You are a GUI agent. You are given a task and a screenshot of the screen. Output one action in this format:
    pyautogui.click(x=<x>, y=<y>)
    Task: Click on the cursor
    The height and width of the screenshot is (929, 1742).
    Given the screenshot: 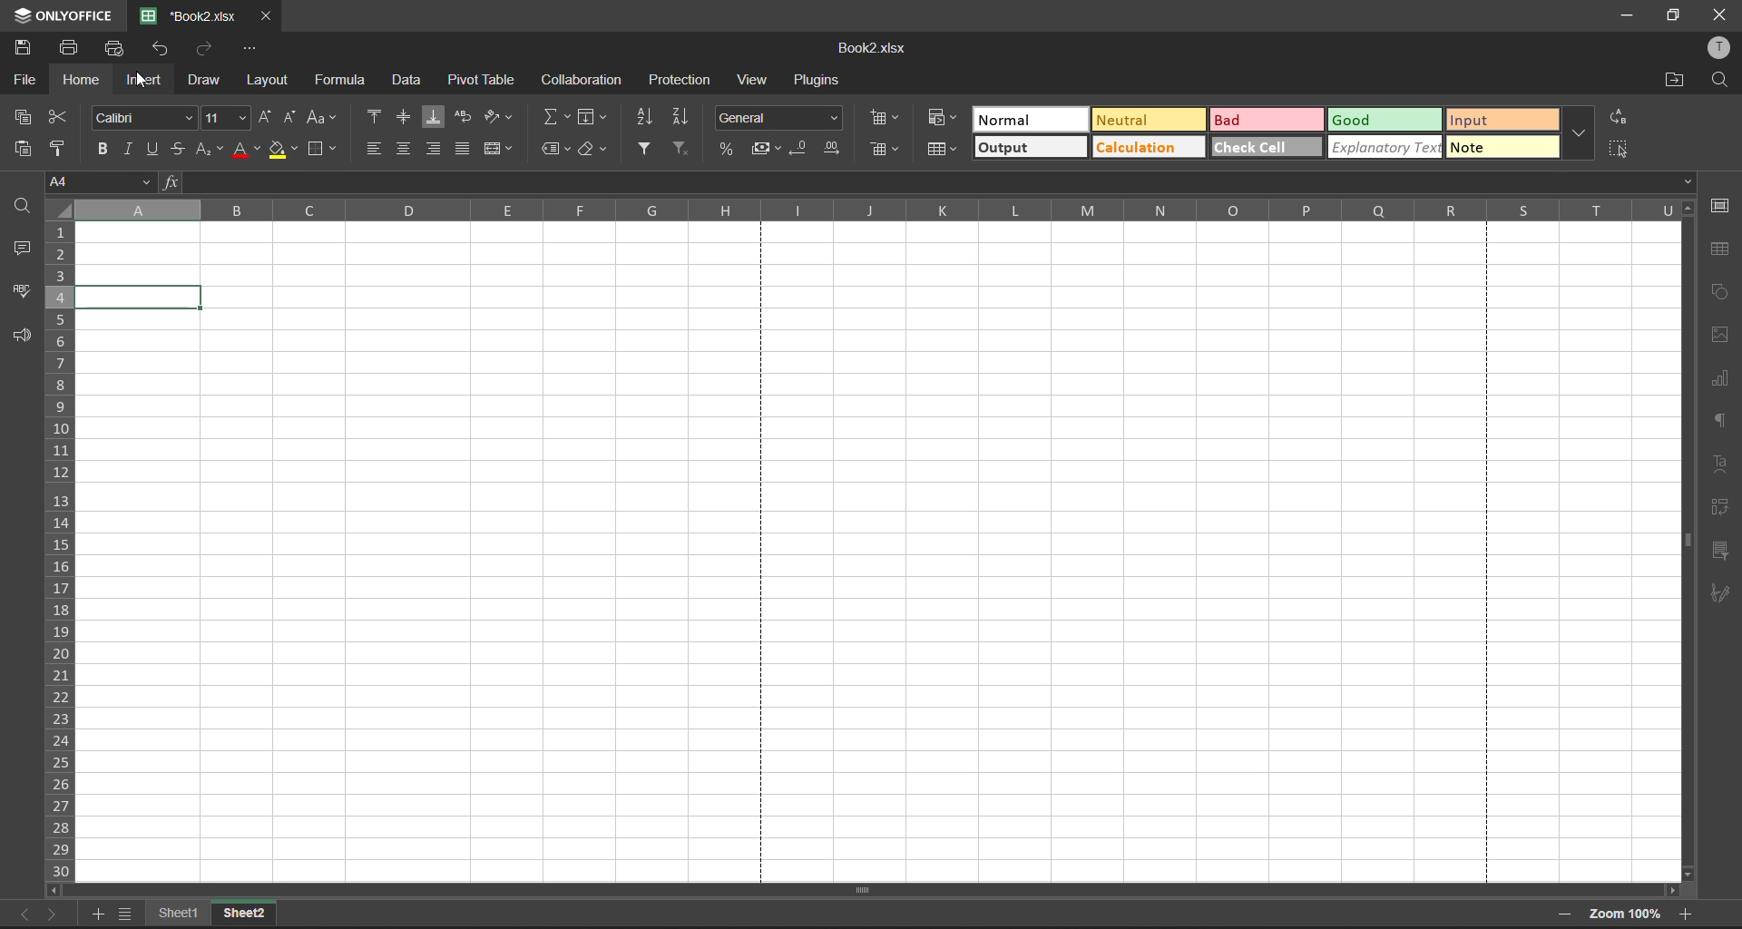 What is the action you would take?
    pyautogui.click(x=142, y=83)
    